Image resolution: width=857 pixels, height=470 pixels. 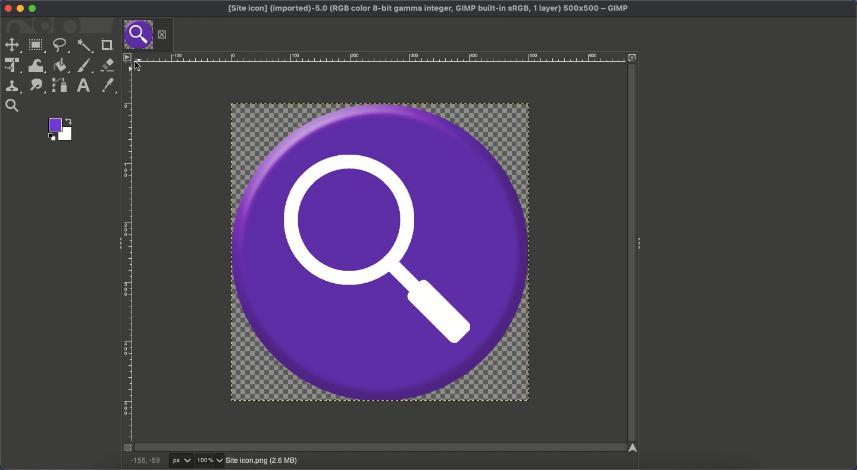 I want to click on Collapse, so click(x=641, y=242).